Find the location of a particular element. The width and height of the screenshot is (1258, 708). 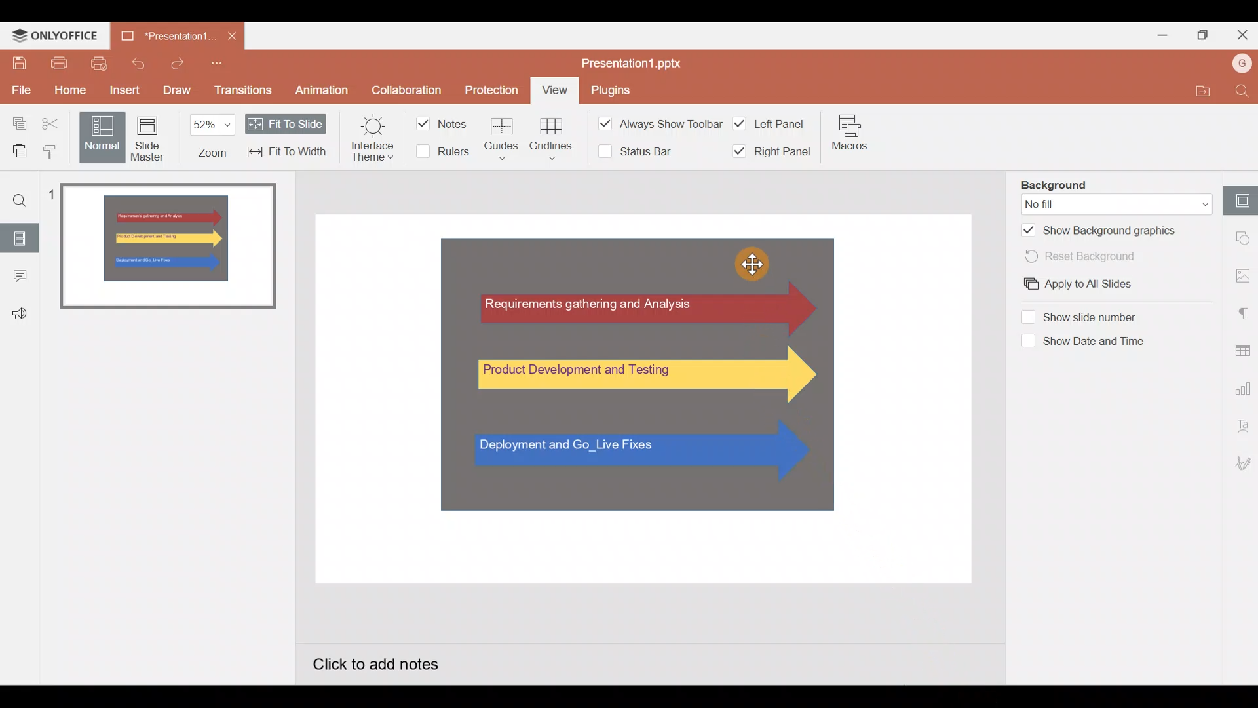

Reset background is located at coordinates (1097, 256).